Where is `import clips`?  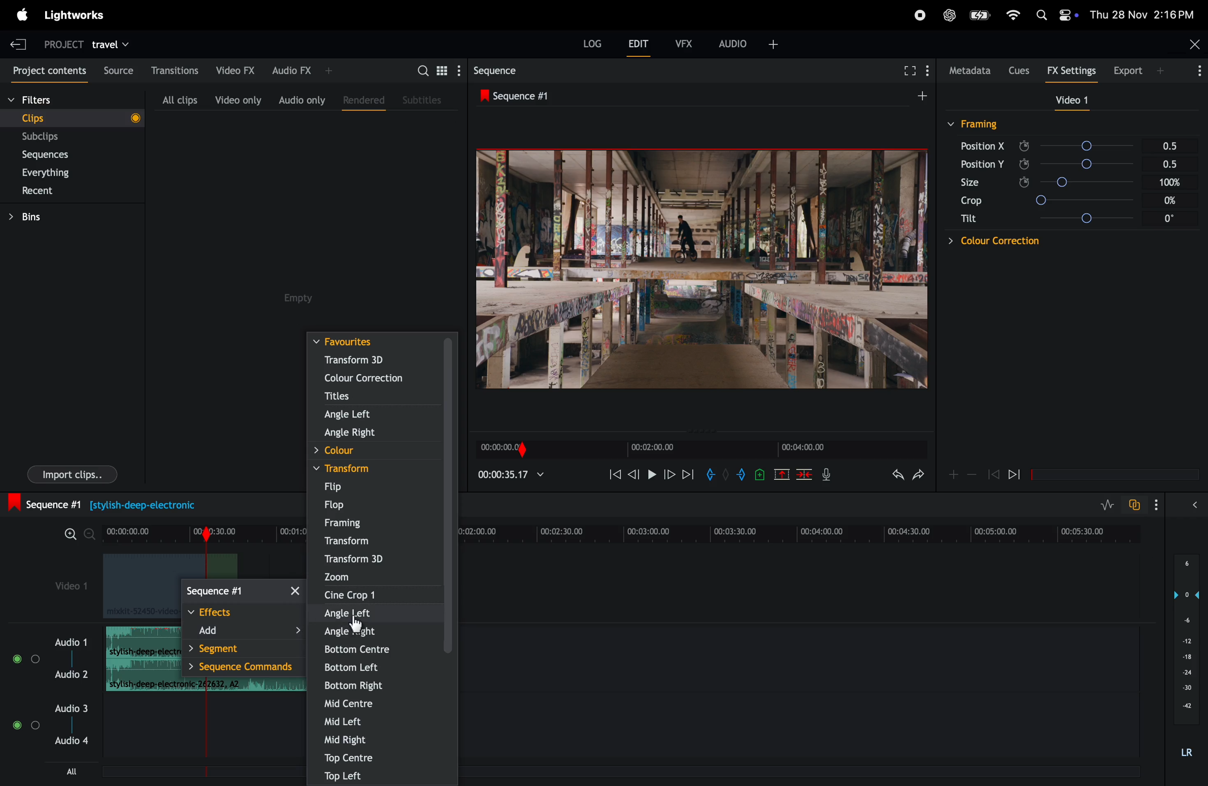
import clips is located at coordinates (68, 476).